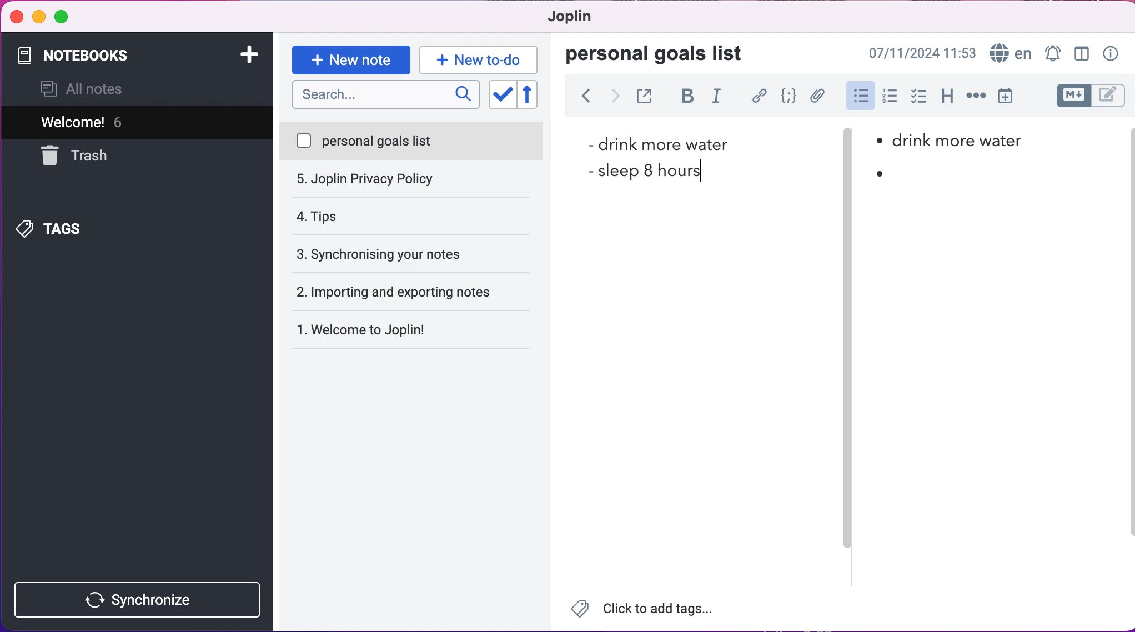 The height and width of the screenshot is (632, 1135). What do you see at coordinates (719, 99) in the screenshot?
I see `italic` at bounding box center [719, 99].